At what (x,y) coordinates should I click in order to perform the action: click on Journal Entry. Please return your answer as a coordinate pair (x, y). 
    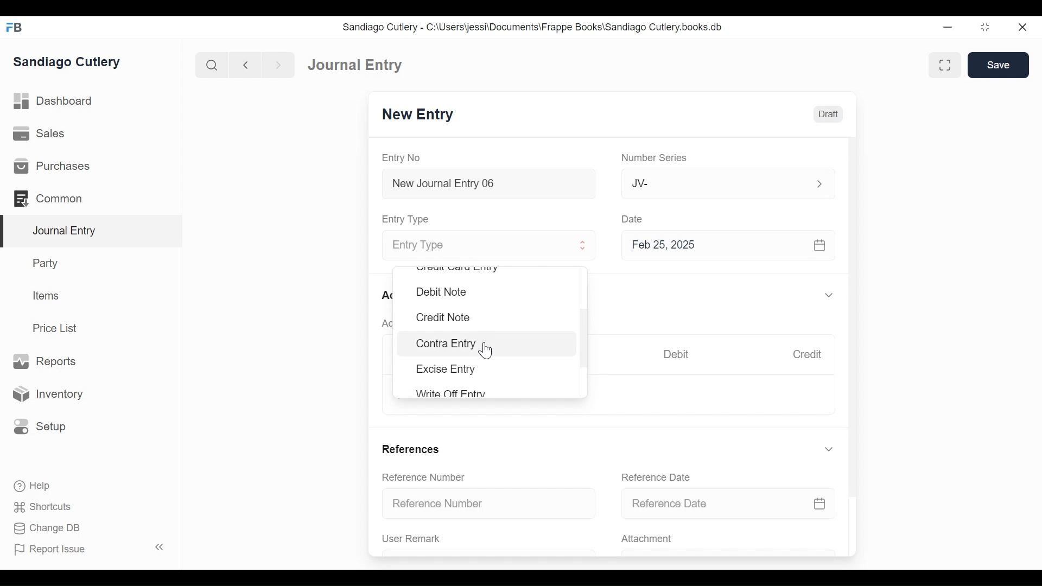
    Looking at the image, I should click on (355, 64).